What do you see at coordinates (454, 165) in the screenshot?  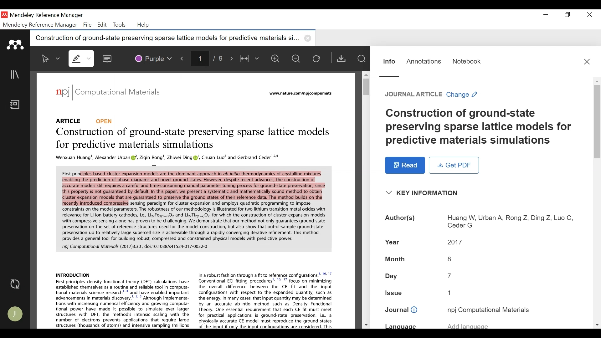 I see `Get PDF` at bounding box center [454, 165].